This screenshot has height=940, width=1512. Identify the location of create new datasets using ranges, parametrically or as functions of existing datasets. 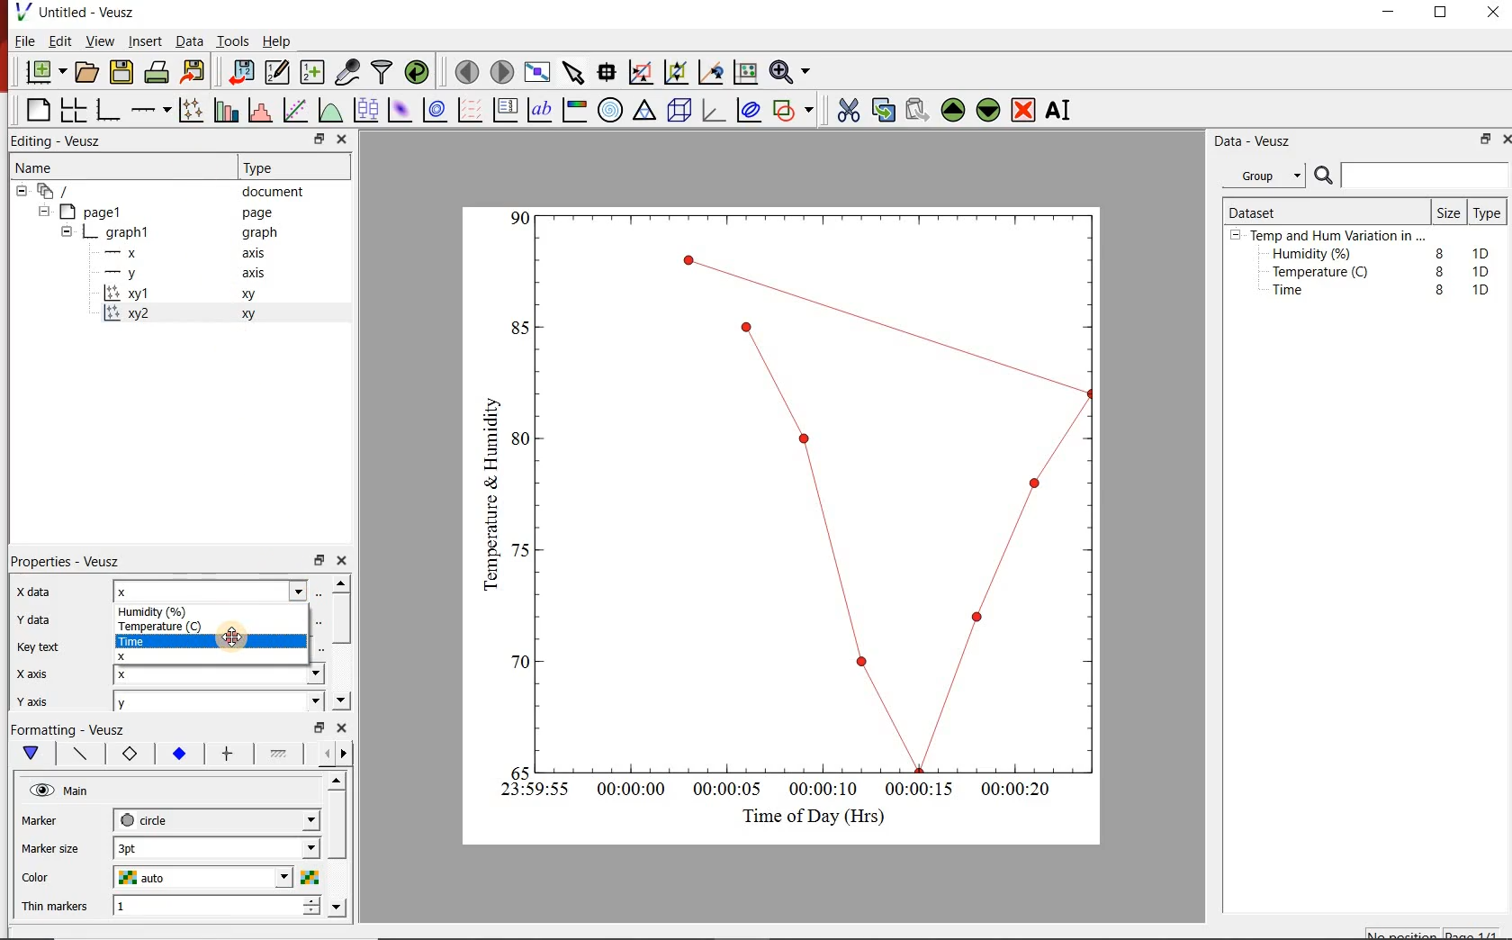
(313, 73).